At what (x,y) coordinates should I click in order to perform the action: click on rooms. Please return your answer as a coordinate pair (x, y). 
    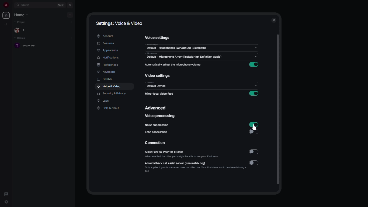
    Looking at the image, I should click on (21, 38).